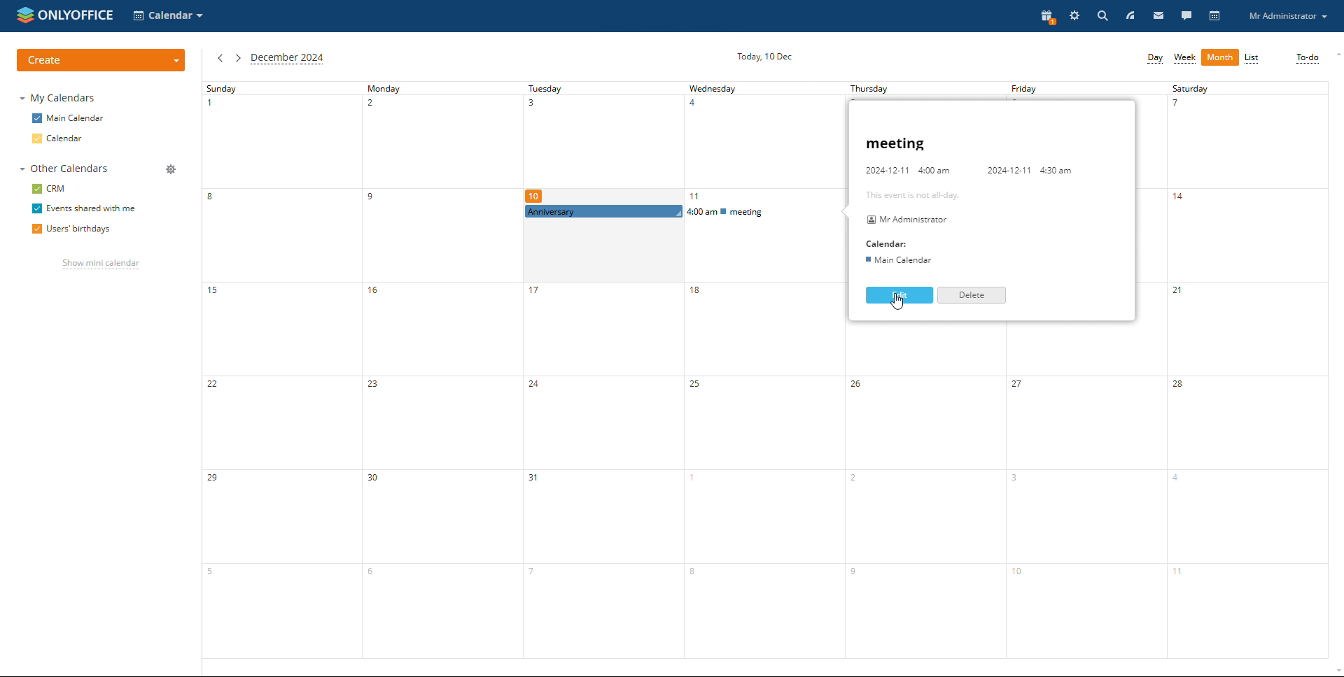 This screenshot has height=677, width=1344. Describe the element at coordinates (1081, 88) in the screenshot. I see `friday` at that location.